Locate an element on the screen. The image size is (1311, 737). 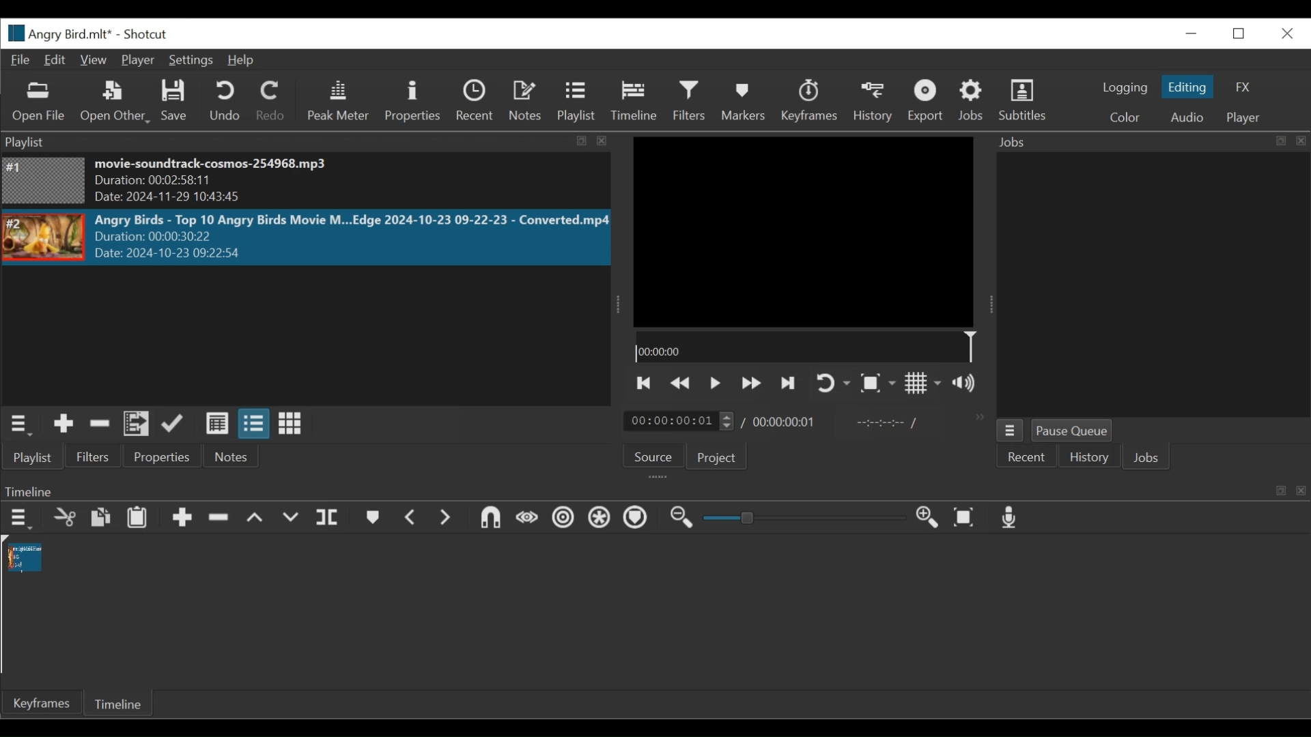
Open File is located at coordinates (36, 102).